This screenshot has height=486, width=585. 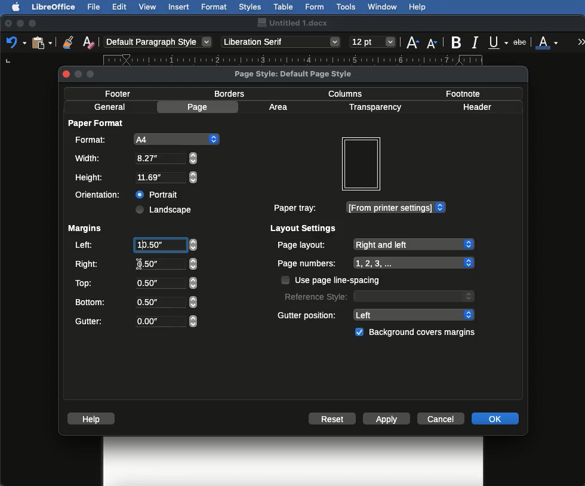 I want to click on Underline, so click(x=499, y=43).